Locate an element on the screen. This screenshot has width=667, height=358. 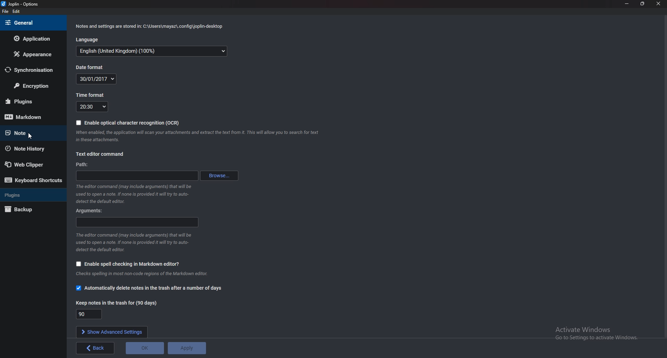
date format is located at coordinates (97, 79).